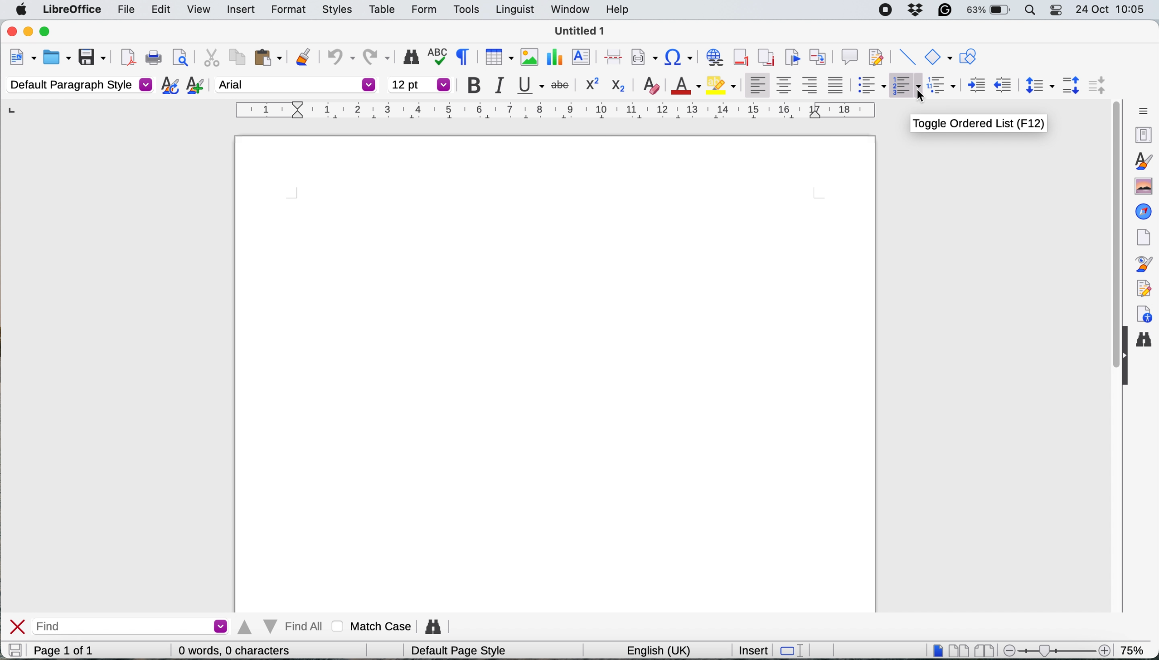  Describe the element at coordinates (127, 57) in the screenshot. I see `export directly as pdf` at that location.